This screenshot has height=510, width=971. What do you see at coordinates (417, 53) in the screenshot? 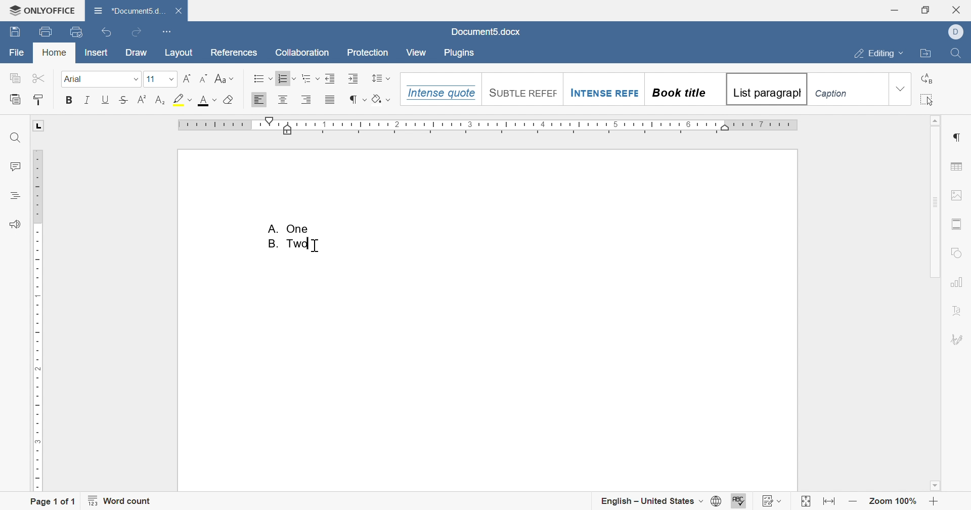
I see `View` at bounding box center [417, 53].